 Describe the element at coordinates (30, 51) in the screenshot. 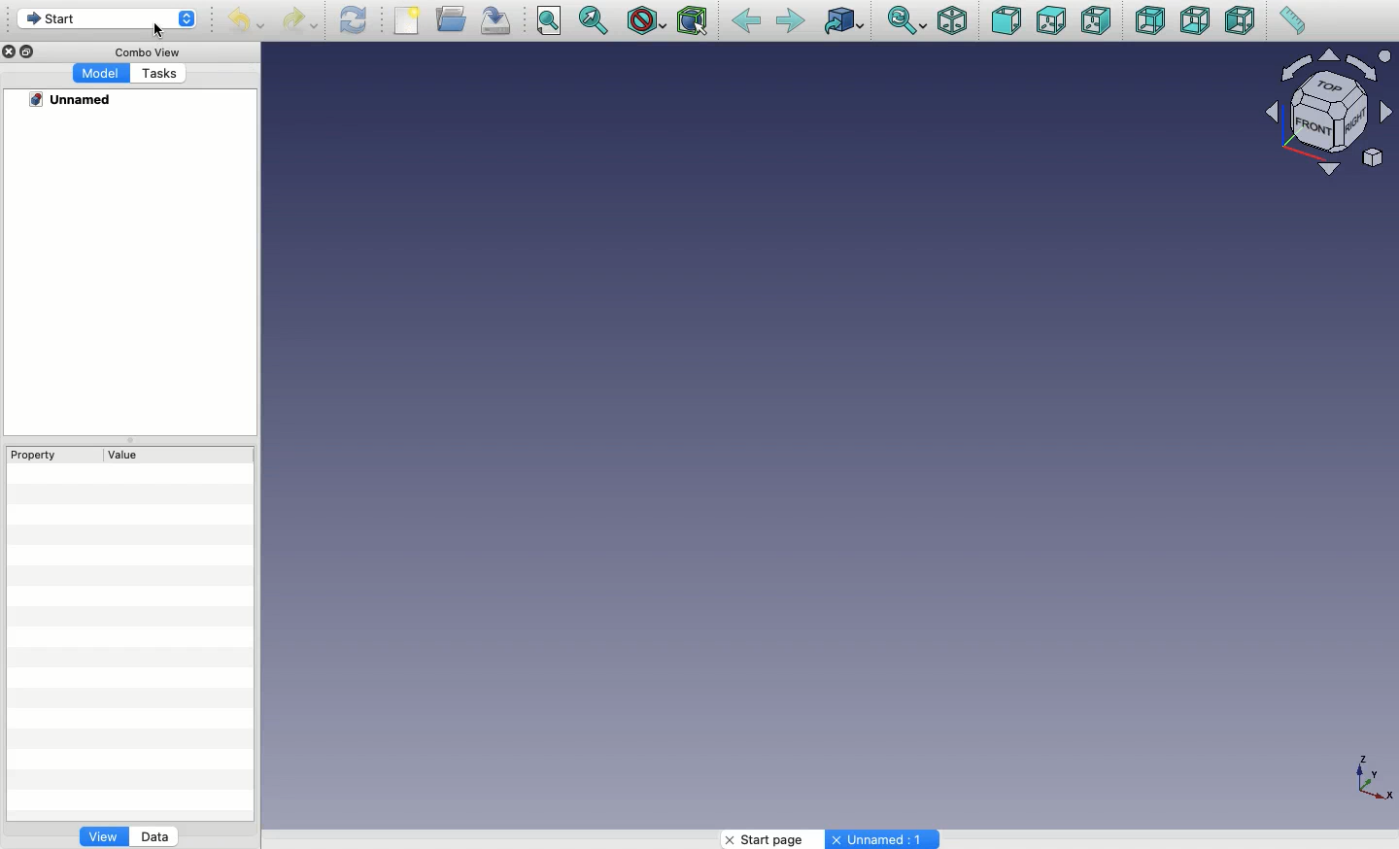

I see `Duplicate` at that location.